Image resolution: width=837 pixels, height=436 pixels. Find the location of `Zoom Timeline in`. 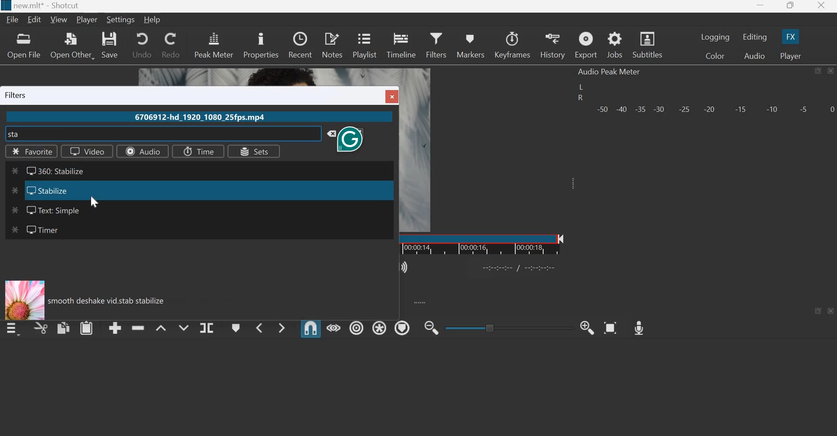

Zoom Timeline in is located at coordinates (589, 328).